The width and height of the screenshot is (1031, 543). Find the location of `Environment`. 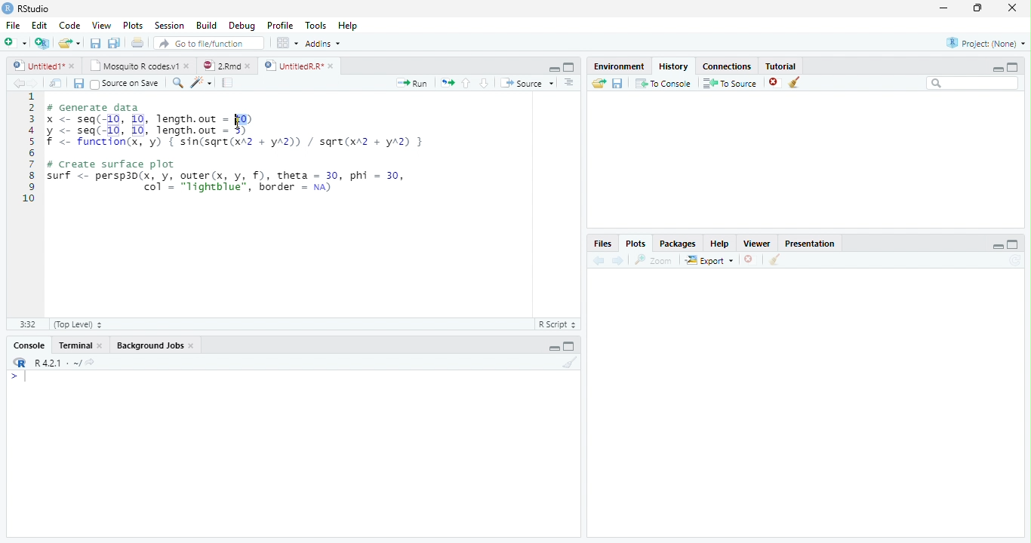

Environment is located at coordinates (619, 66).